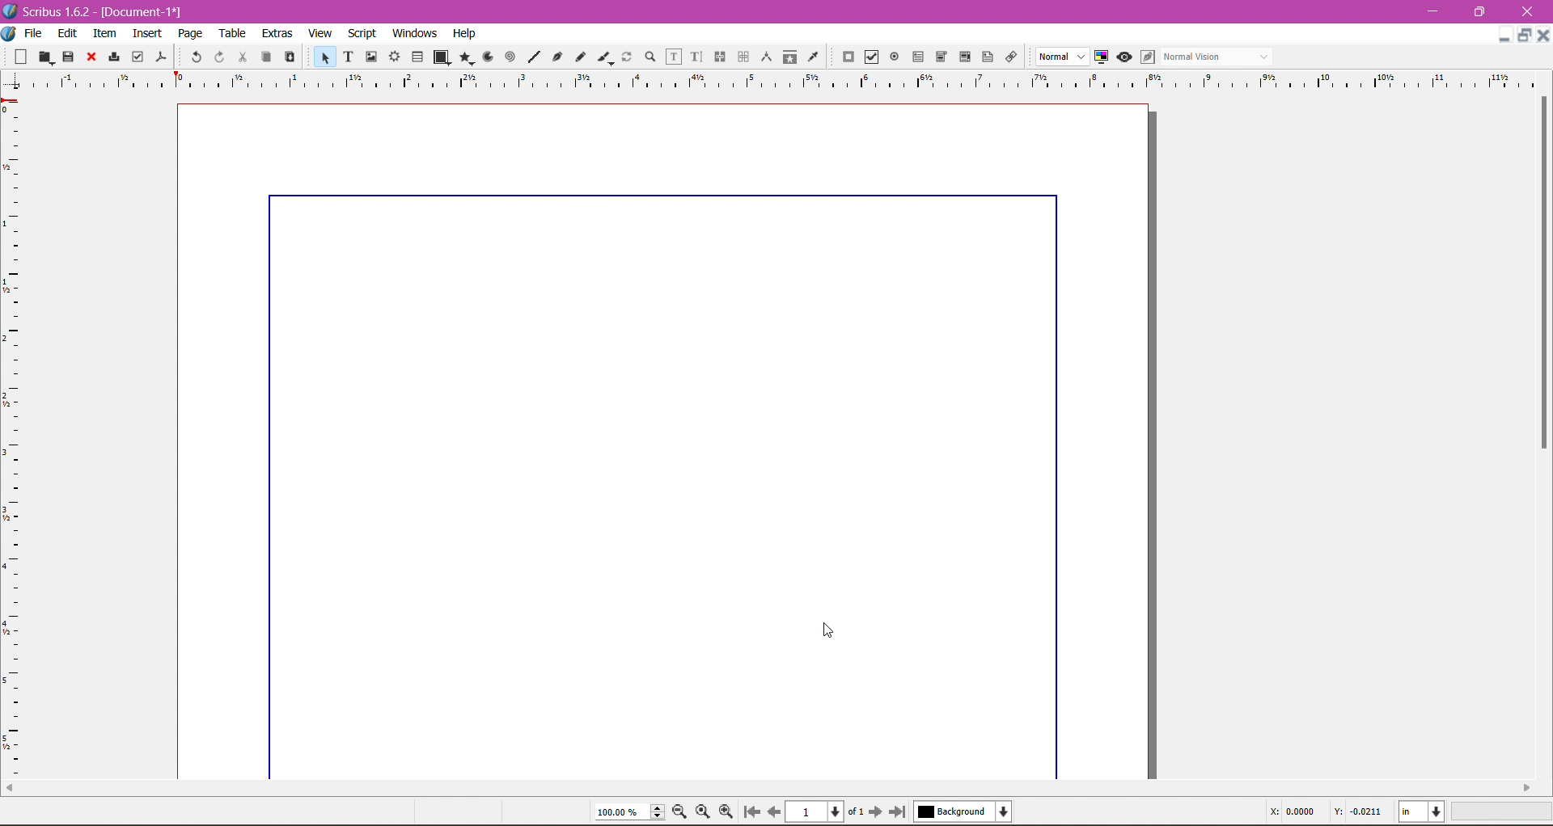 The height and width of the screenshot is (826, 1553). I want to click on Image Frame, so click(372, 57).